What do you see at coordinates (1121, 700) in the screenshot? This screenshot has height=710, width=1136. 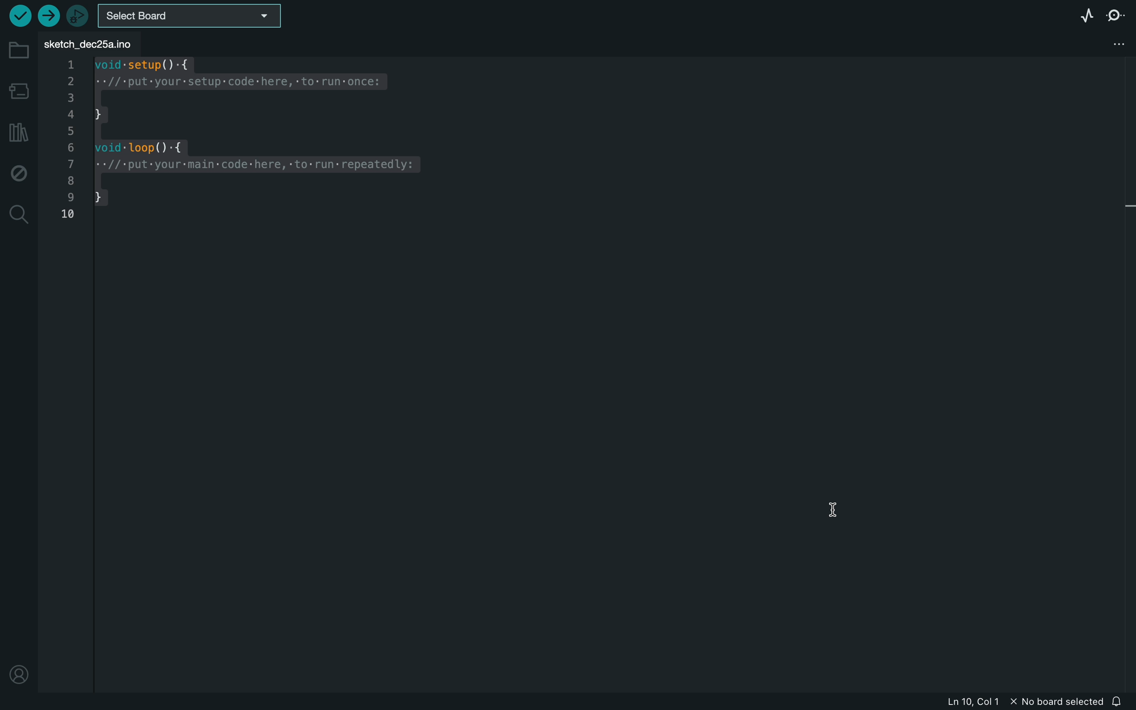 I see `notification ` at bounding box center [1121, 700].